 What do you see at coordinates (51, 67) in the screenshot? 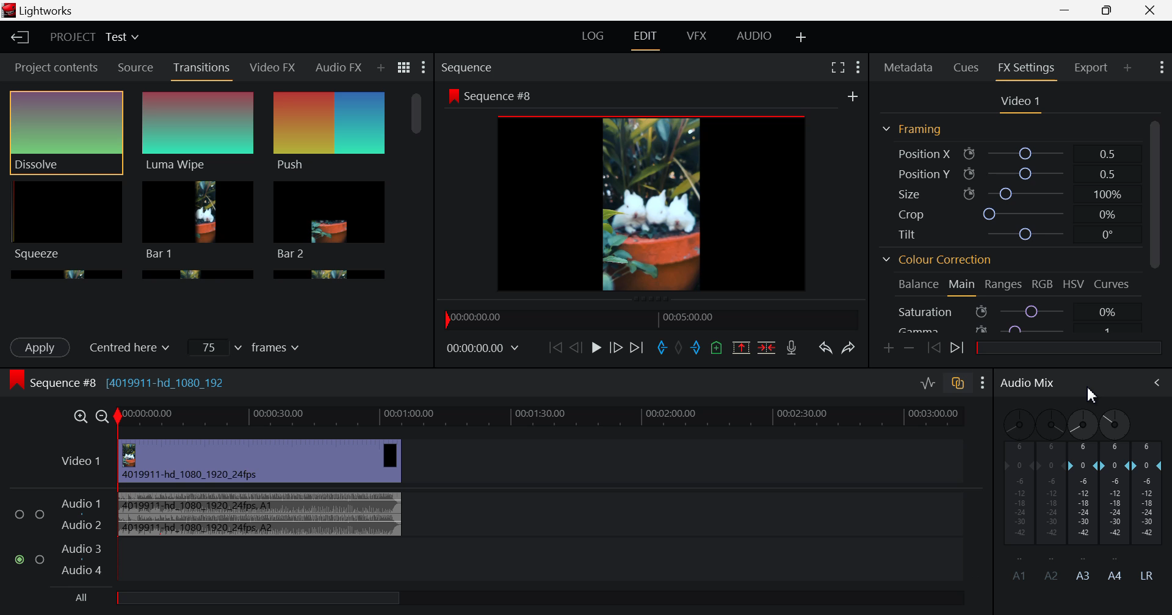
I see `Project contents` at bounding box center [51, 67].